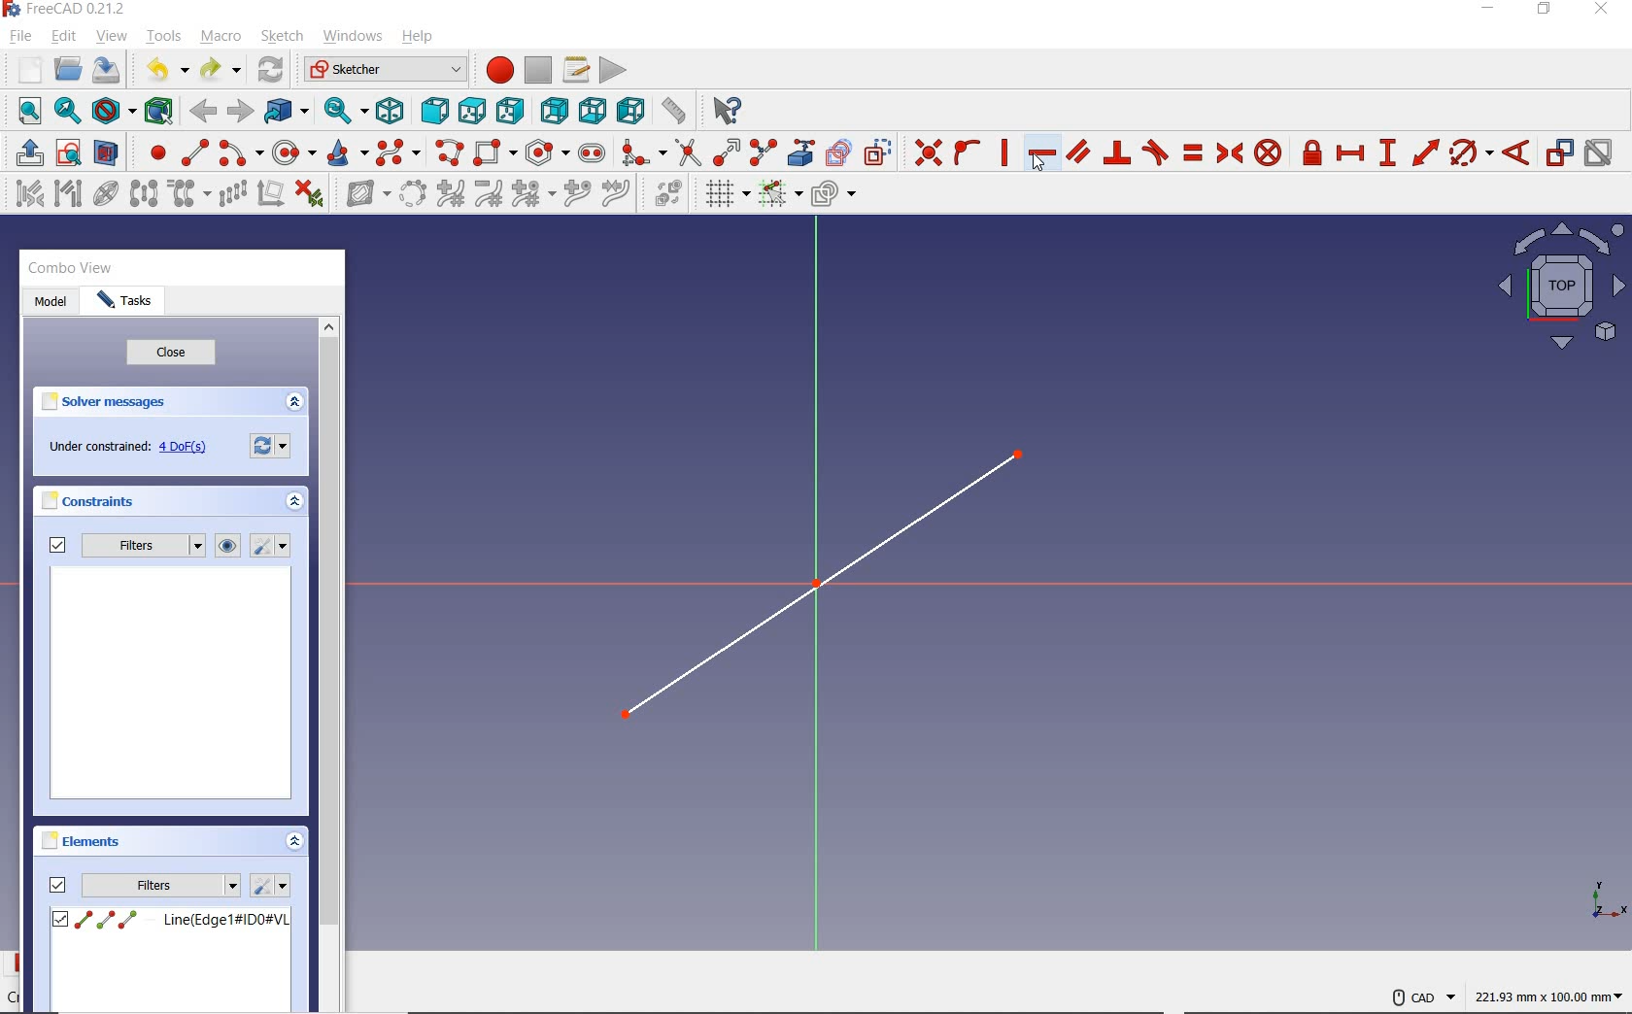  What do you see at coordinates (1227, 152) in the screenshot?
I see `CONSTRAIN SYMMETRICAL` at bounding box center [1227, 152].